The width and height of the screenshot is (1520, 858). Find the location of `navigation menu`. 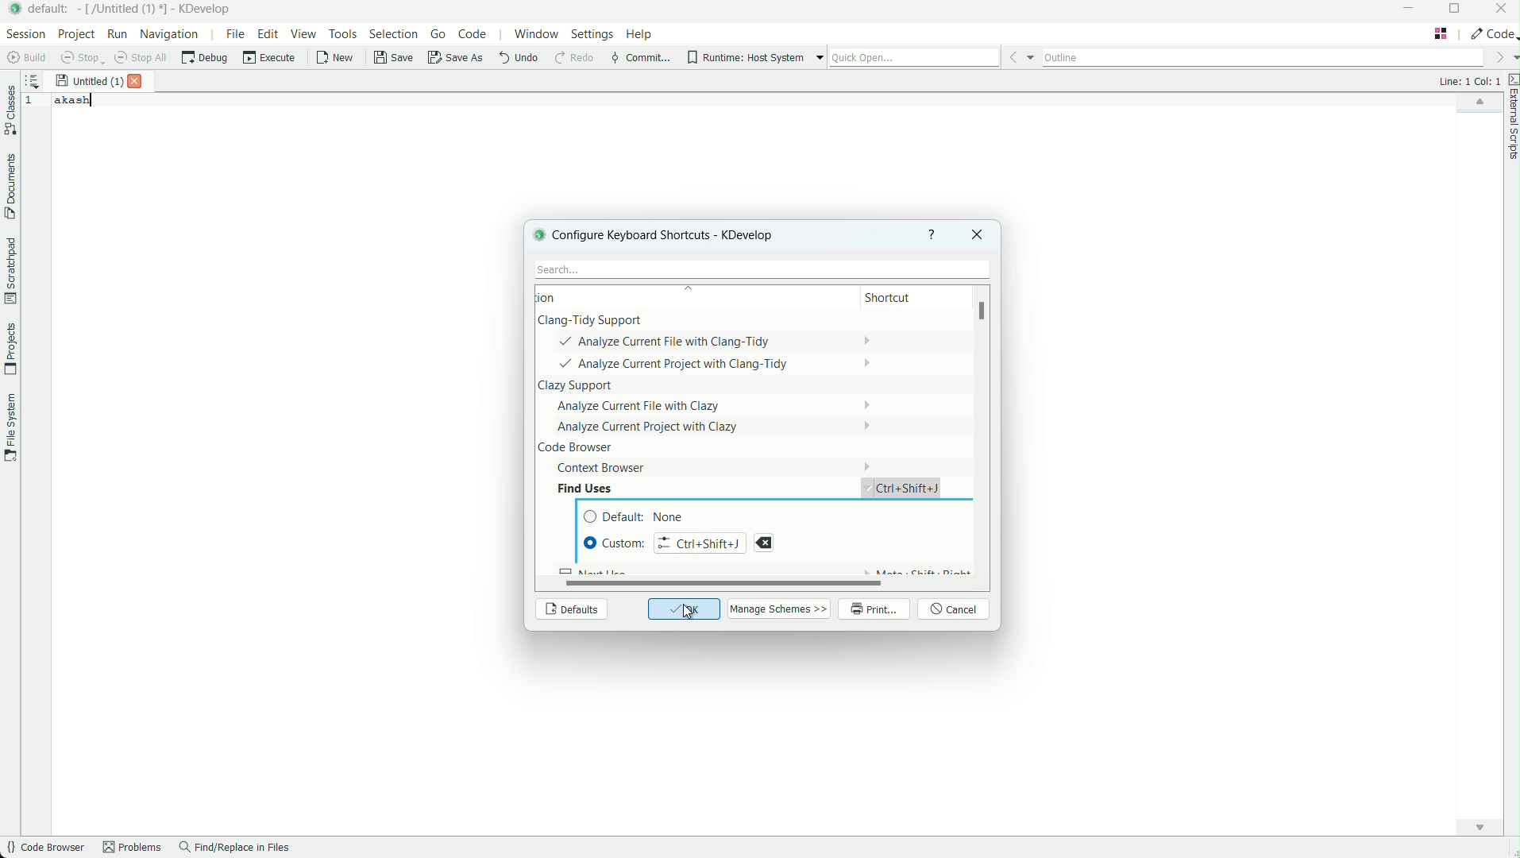

navigation menu is located at coordinates (170, 33).